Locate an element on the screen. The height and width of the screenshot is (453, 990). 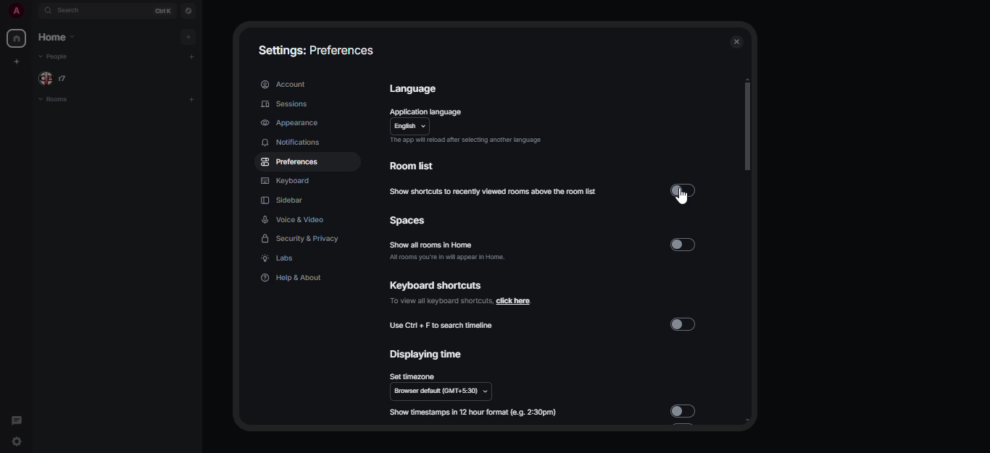
people is located at coordinates (57, 79).